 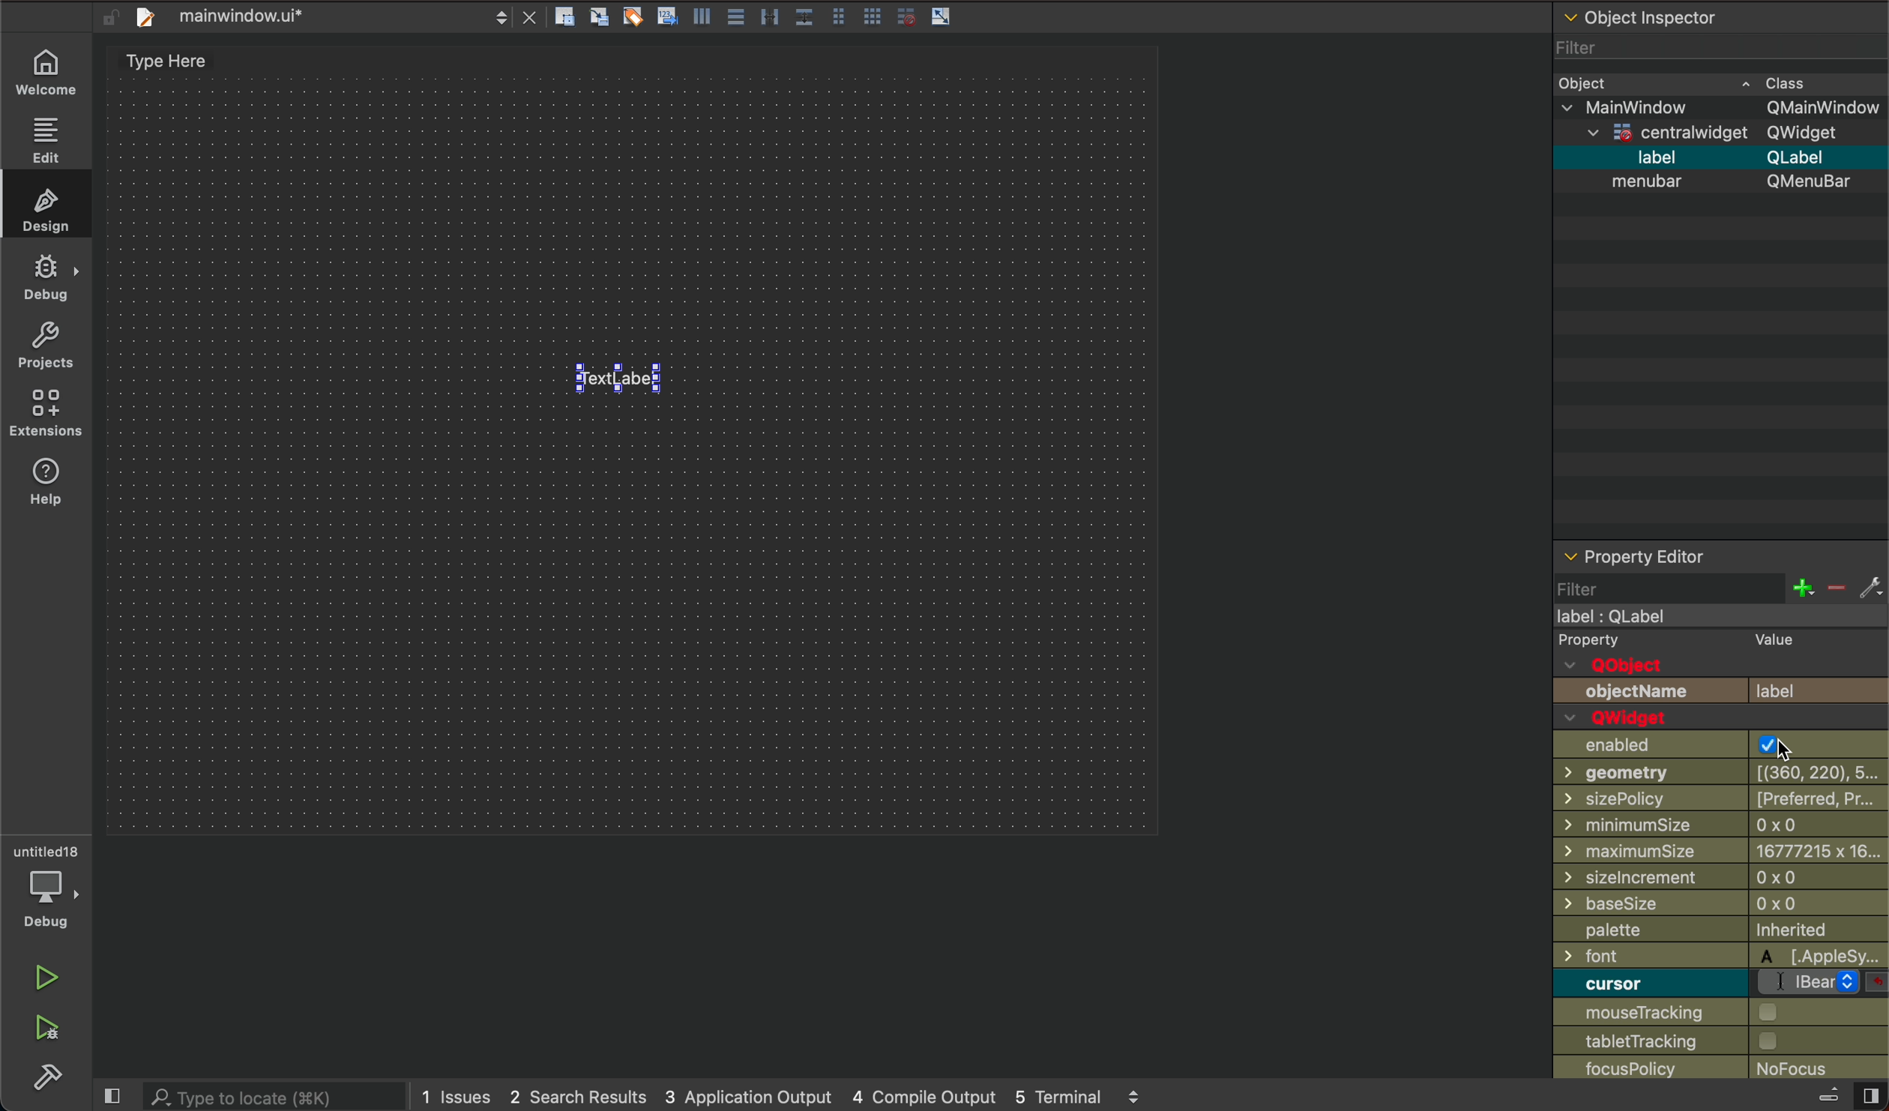 What do you see at coordinates (1645, 876) in the screenshot?
I see `sizelncrement` at bounding box center [1645, 876].